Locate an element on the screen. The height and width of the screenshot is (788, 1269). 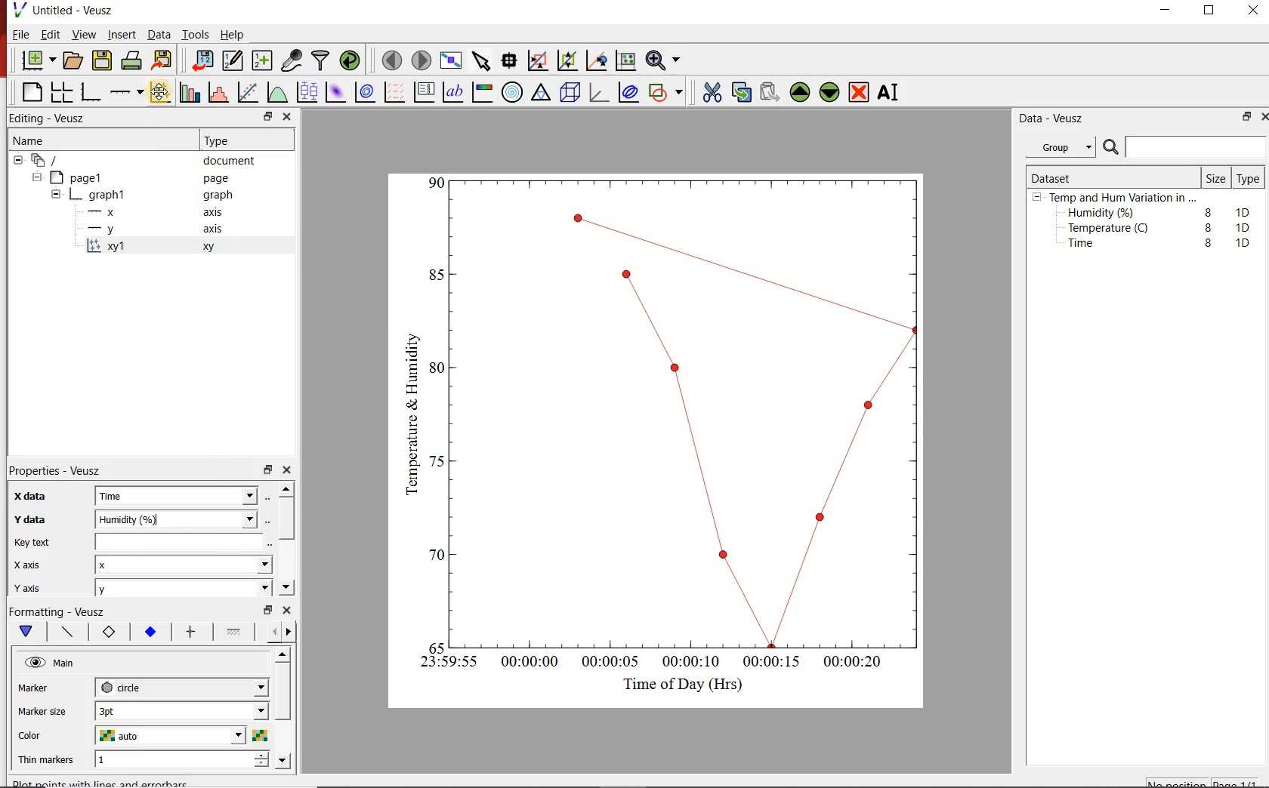
copy the selected widget is located at coordinates (741, 92).